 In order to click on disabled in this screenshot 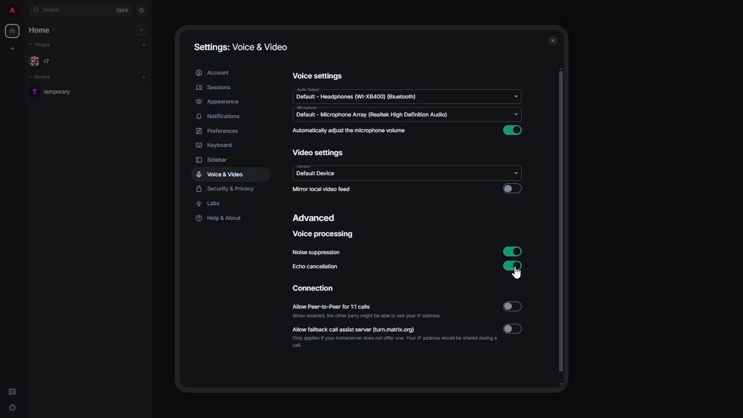, I will do `click(512, 188)`.